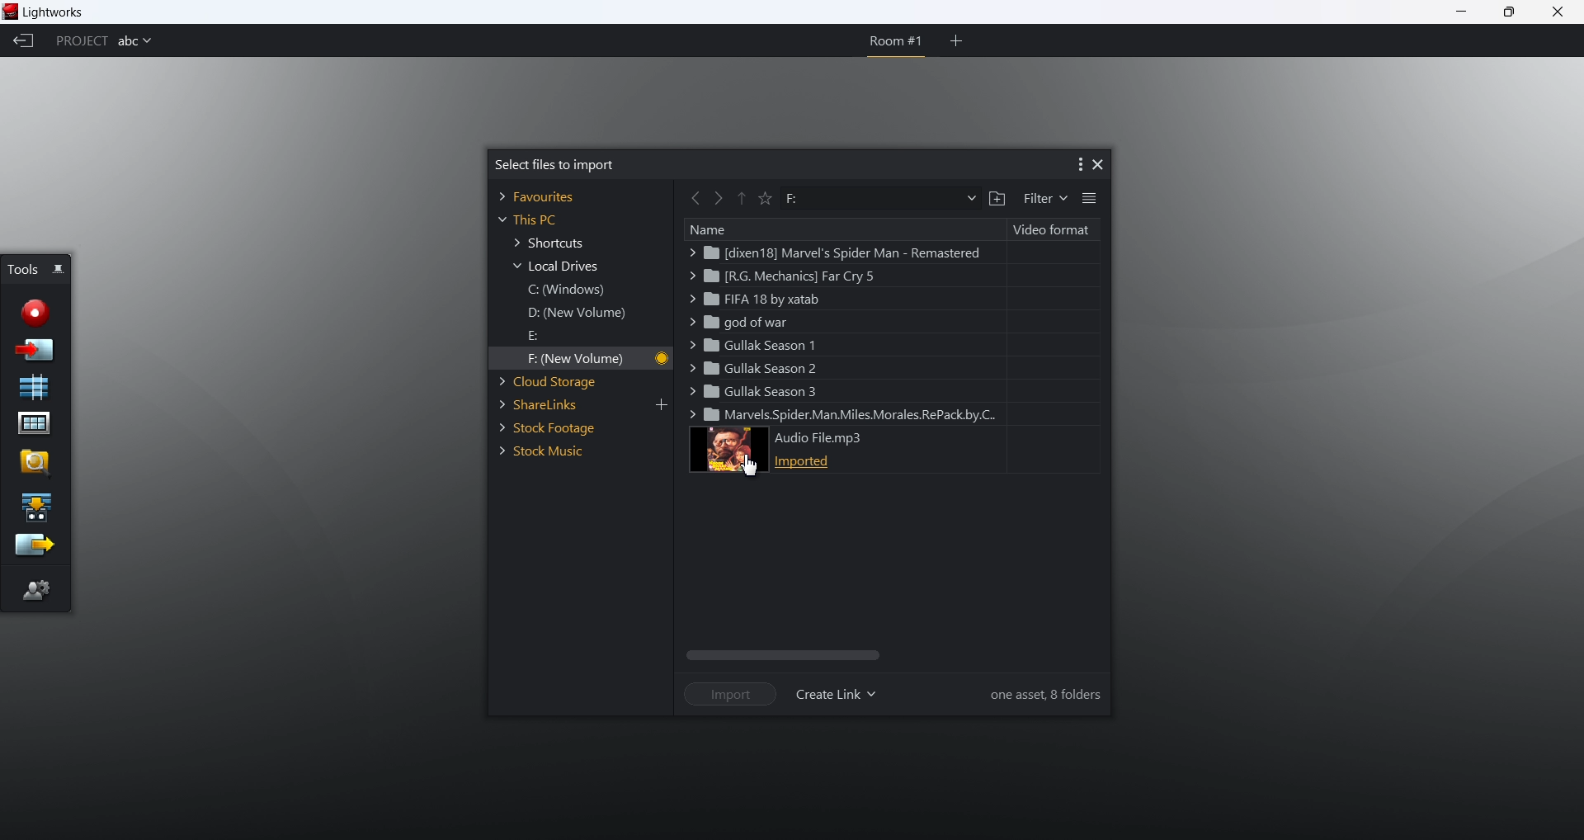 The width and height of the screenshot is (1584, 840). I want to click on E, so click(540, 337).